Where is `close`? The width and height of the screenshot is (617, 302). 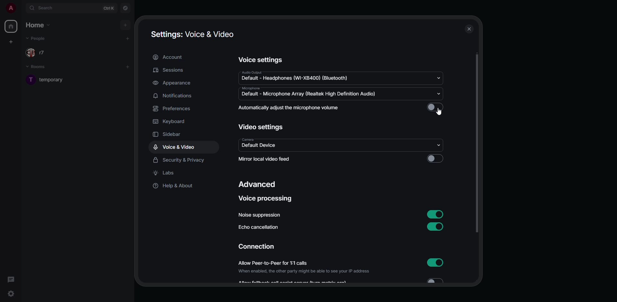 close is located at coordinates (469, 29).